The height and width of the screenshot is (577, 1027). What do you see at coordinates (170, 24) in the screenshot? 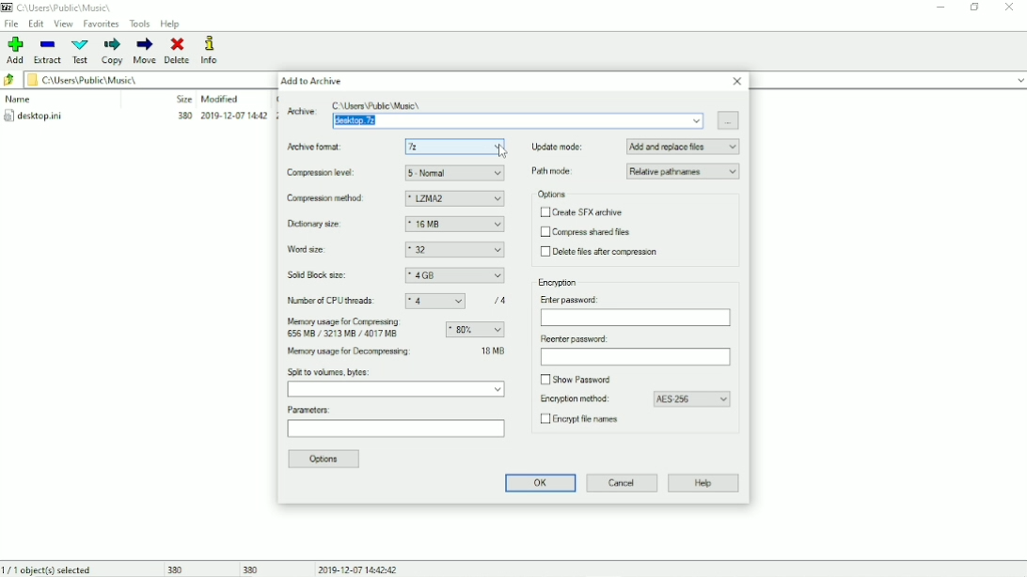
I see `Help` at bounding box center [170, 24].